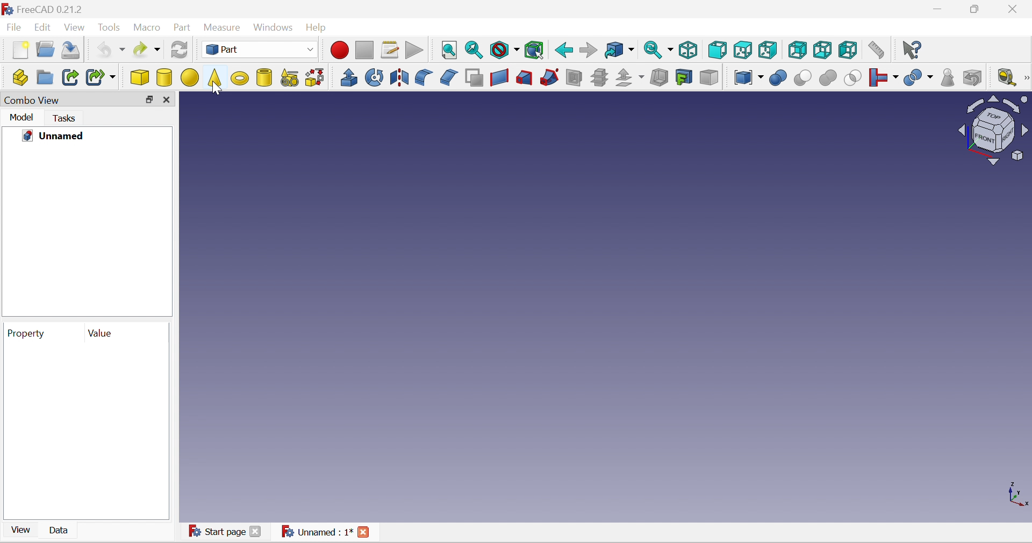 The height and width of the screenshot is (543, 1032). I want to click on Bounding box, so click(534, 49).